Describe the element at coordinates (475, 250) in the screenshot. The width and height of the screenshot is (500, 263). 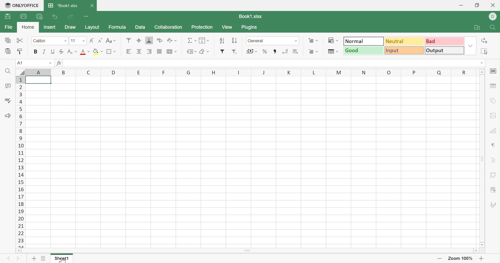
I see `Scroll Right` at that location.